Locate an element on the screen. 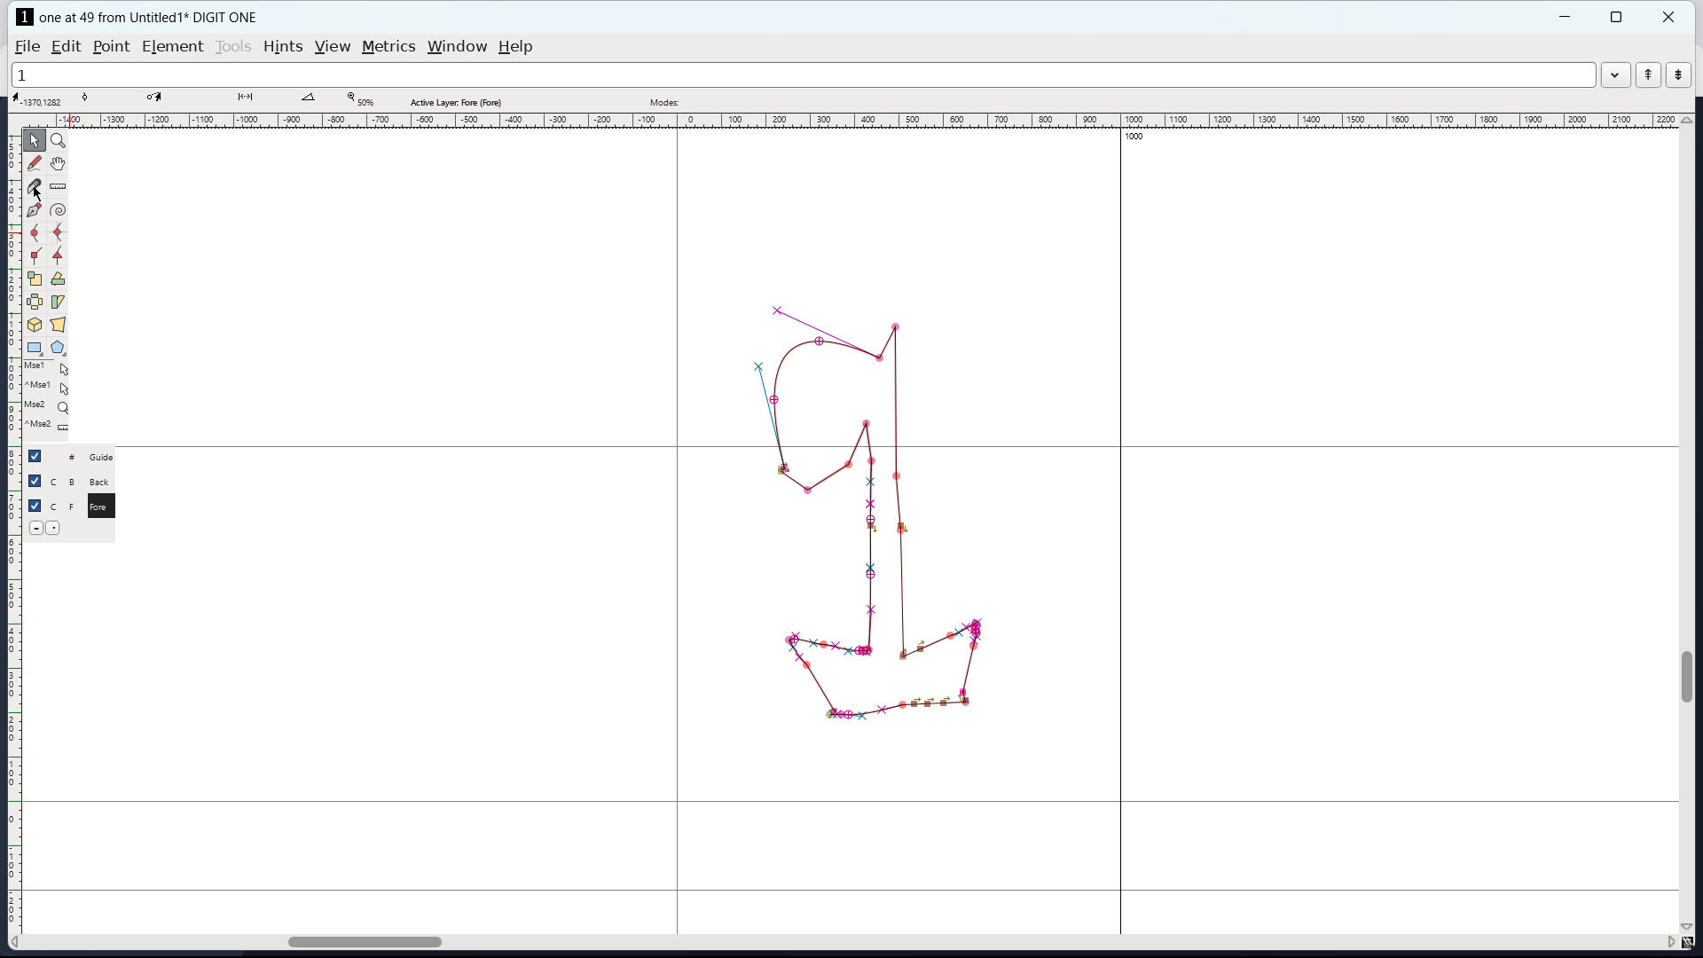  rotate the selection is located at coordinates (57, 279).